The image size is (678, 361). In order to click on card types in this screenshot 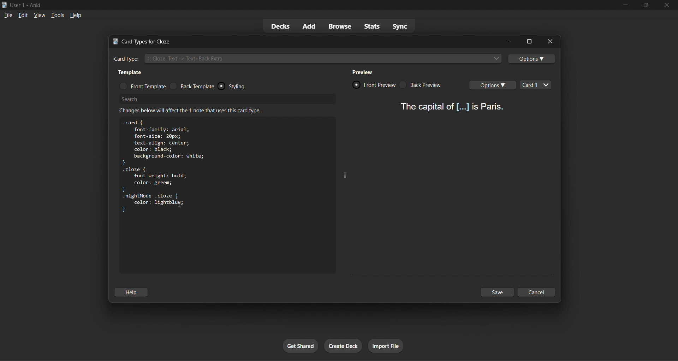, I will do `click(535, 84)`.